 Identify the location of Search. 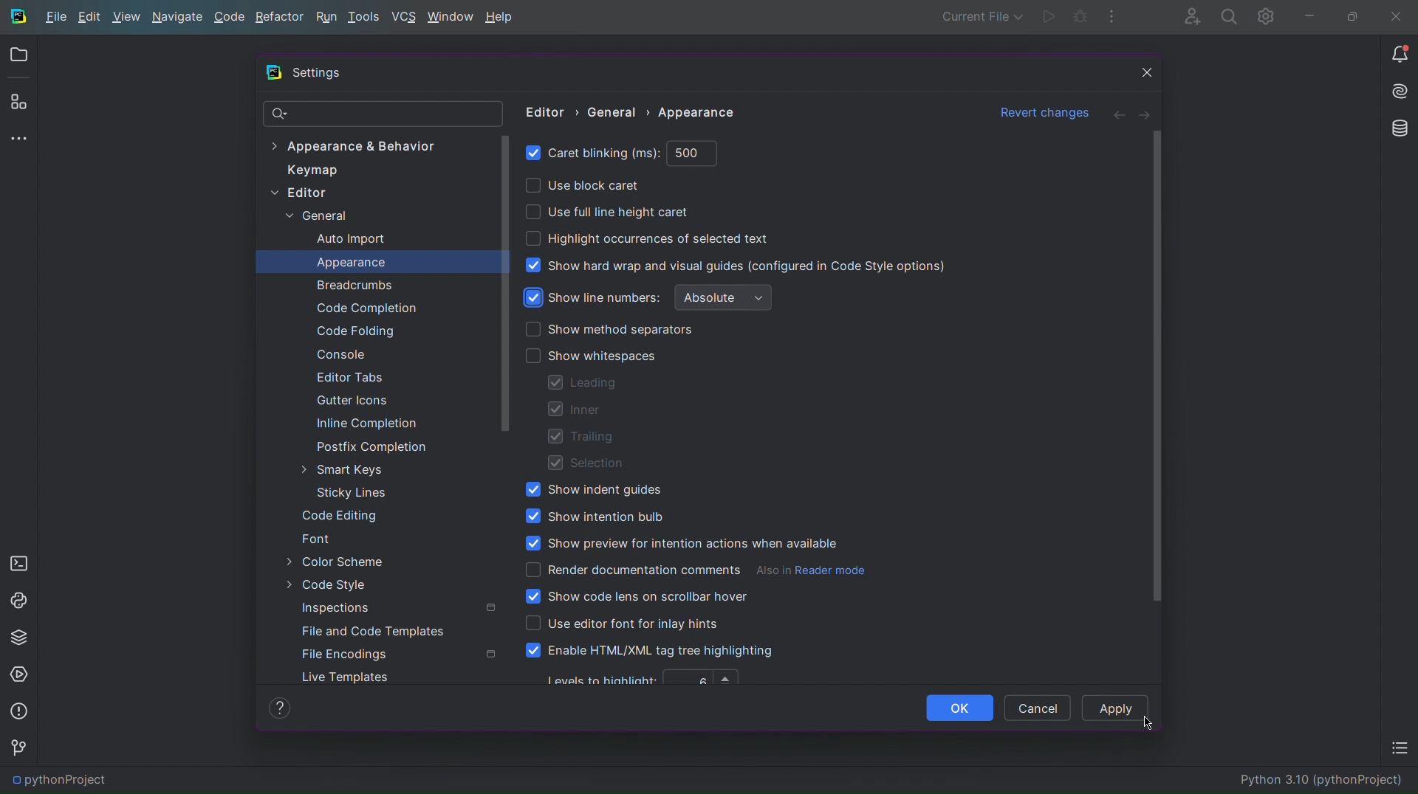
(1226, 16).